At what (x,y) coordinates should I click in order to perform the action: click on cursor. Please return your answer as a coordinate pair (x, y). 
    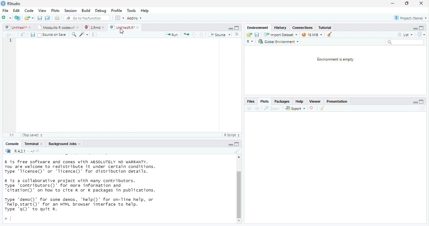
    Looking at the image, I should click on (122, 31).